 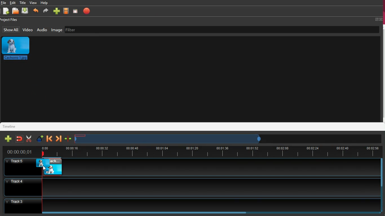 What do you see at coordinates (20, 151) in the screenshot?
I see `time` at bounding box center [20, 151].